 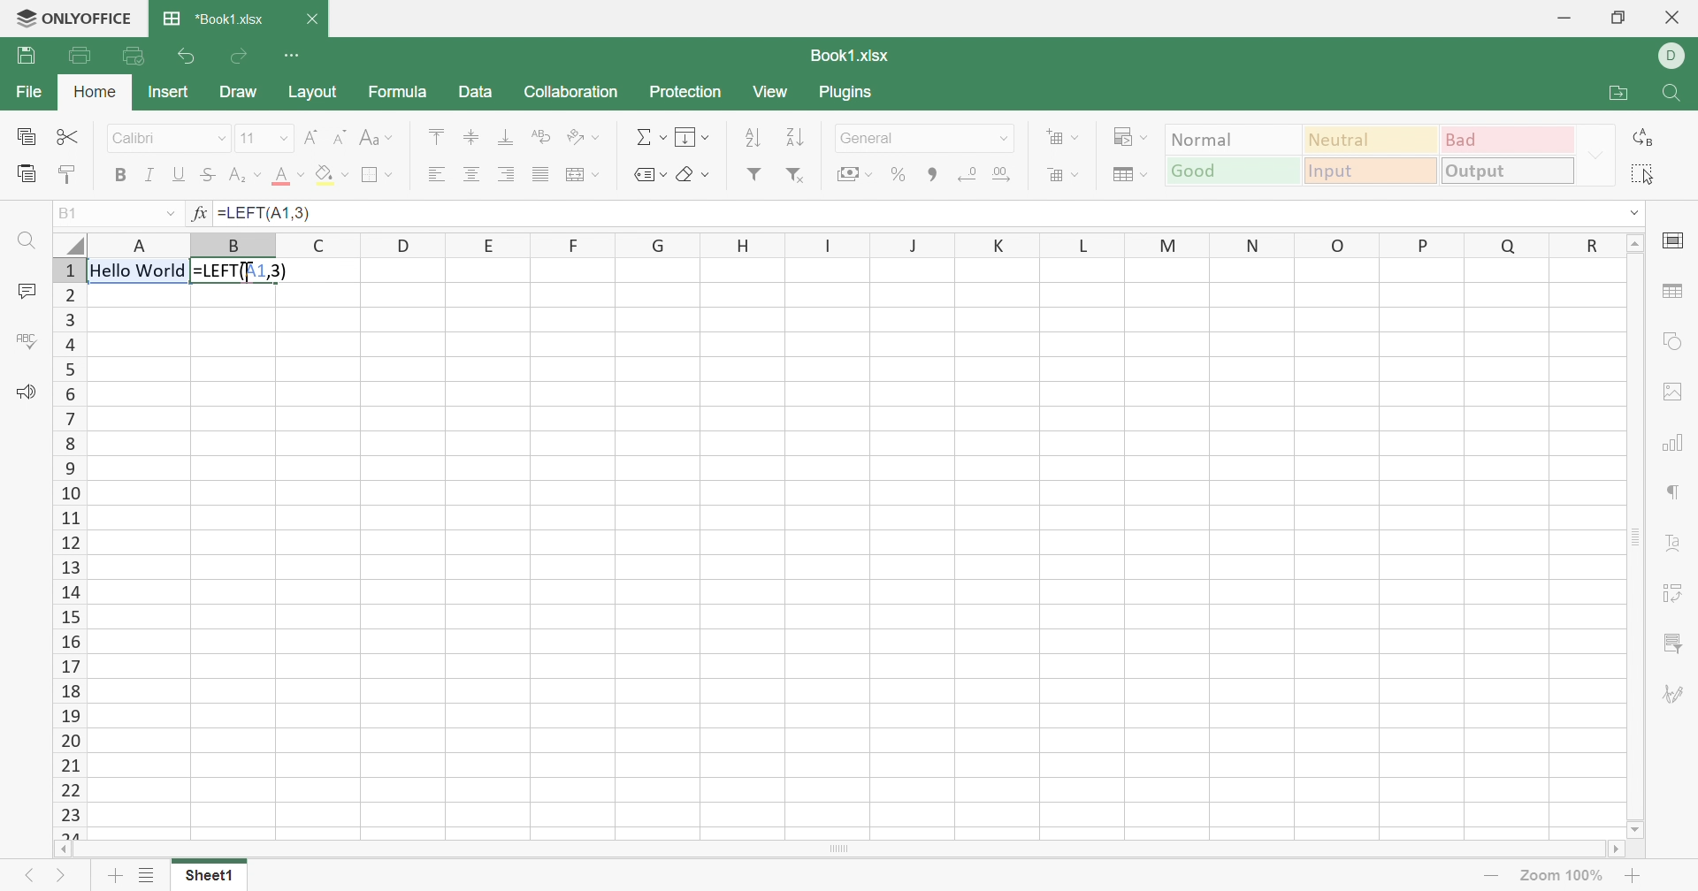 I want to click on Increase decimal, so click(x=1002, y=178).